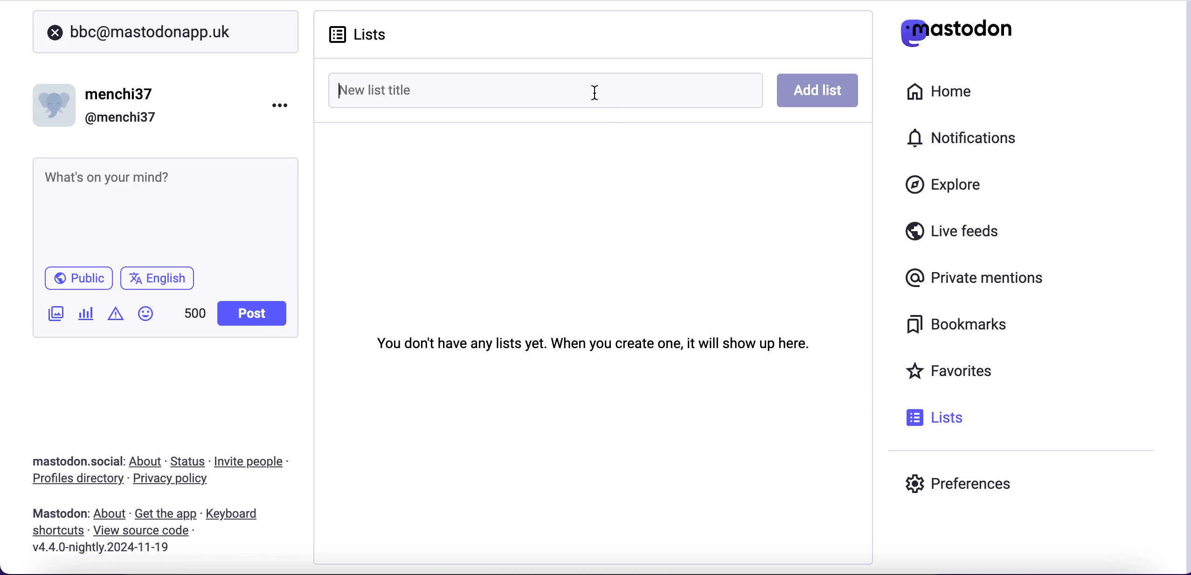  What do you see at coordinates (161, 282) in the screenshot?
I see `language` at bounding box center [161, 282].